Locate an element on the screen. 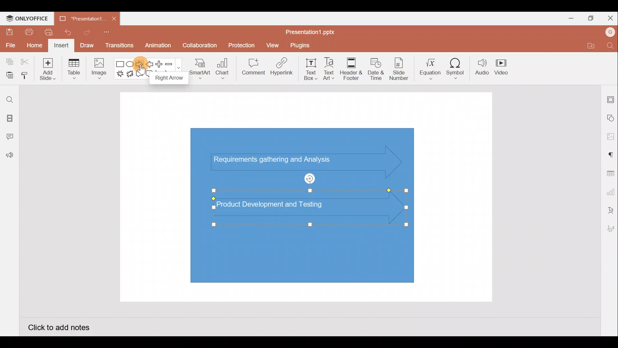  Hyperlink is located at coordinates (280, 67).